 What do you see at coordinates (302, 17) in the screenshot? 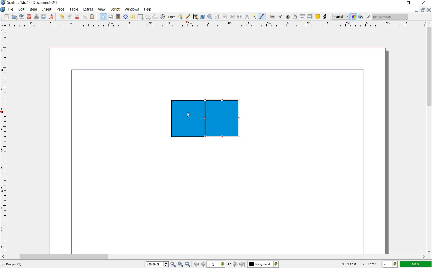
I see `pdf combo box` at bounding box center [302, 17].